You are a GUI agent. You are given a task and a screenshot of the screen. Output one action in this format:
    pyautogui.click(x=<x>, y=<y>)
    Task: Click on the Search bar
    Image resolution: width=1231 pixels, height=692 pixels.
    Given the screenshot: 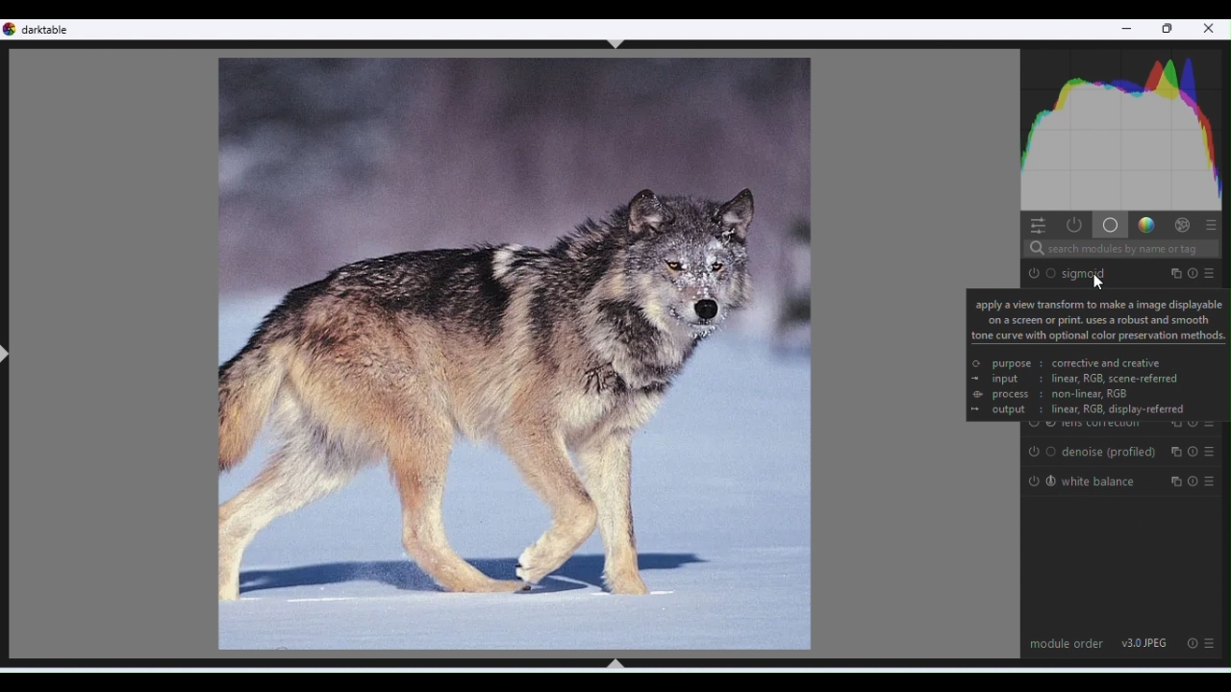 What is the action you would take?
    pyautogui.click(x=1119, y=250)
    